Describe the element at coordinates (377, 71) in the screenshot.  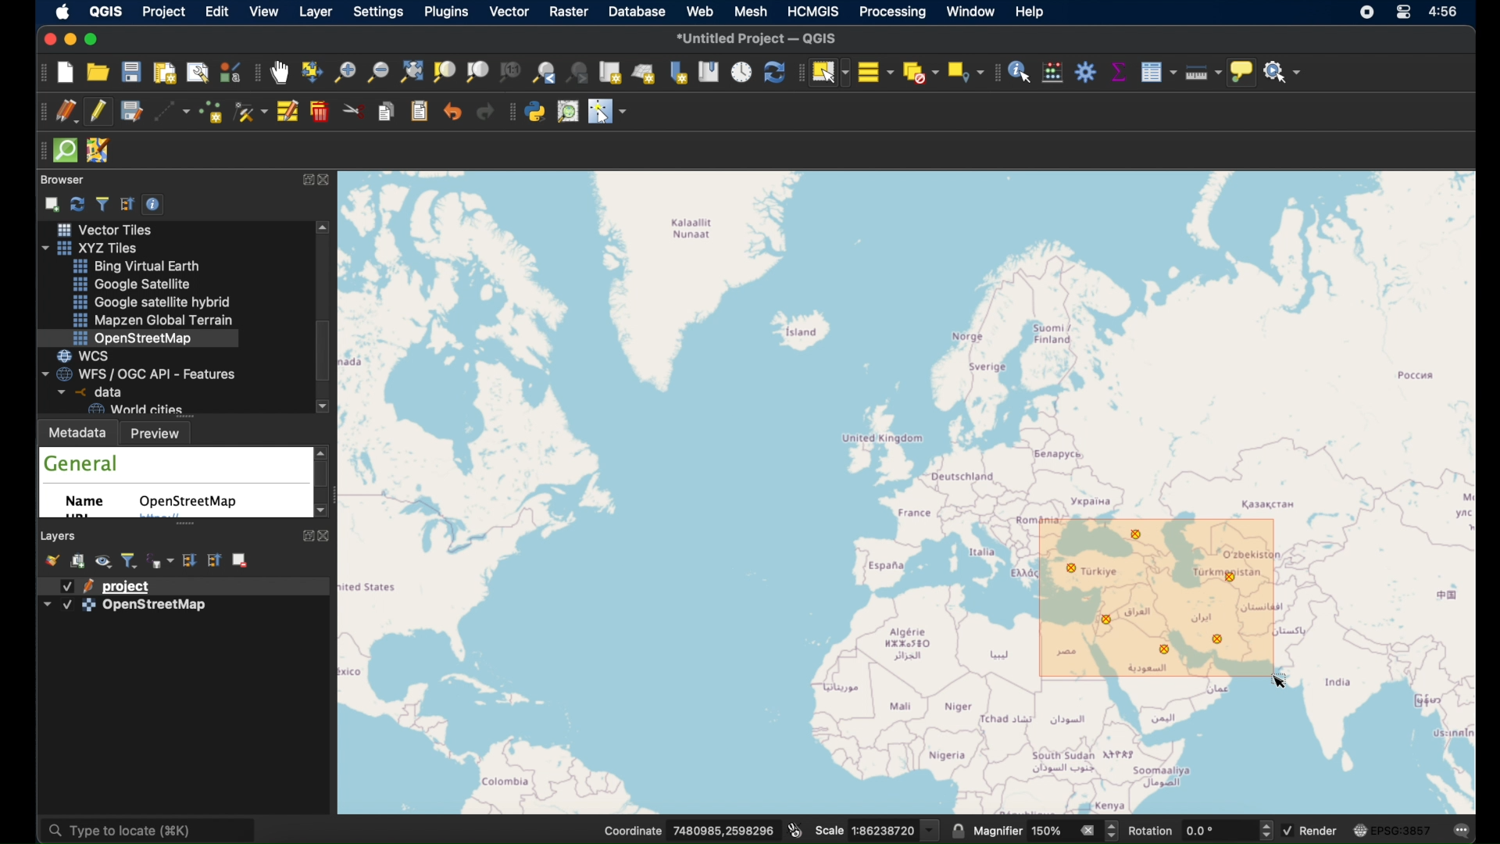
I see `zoom out` at that location.